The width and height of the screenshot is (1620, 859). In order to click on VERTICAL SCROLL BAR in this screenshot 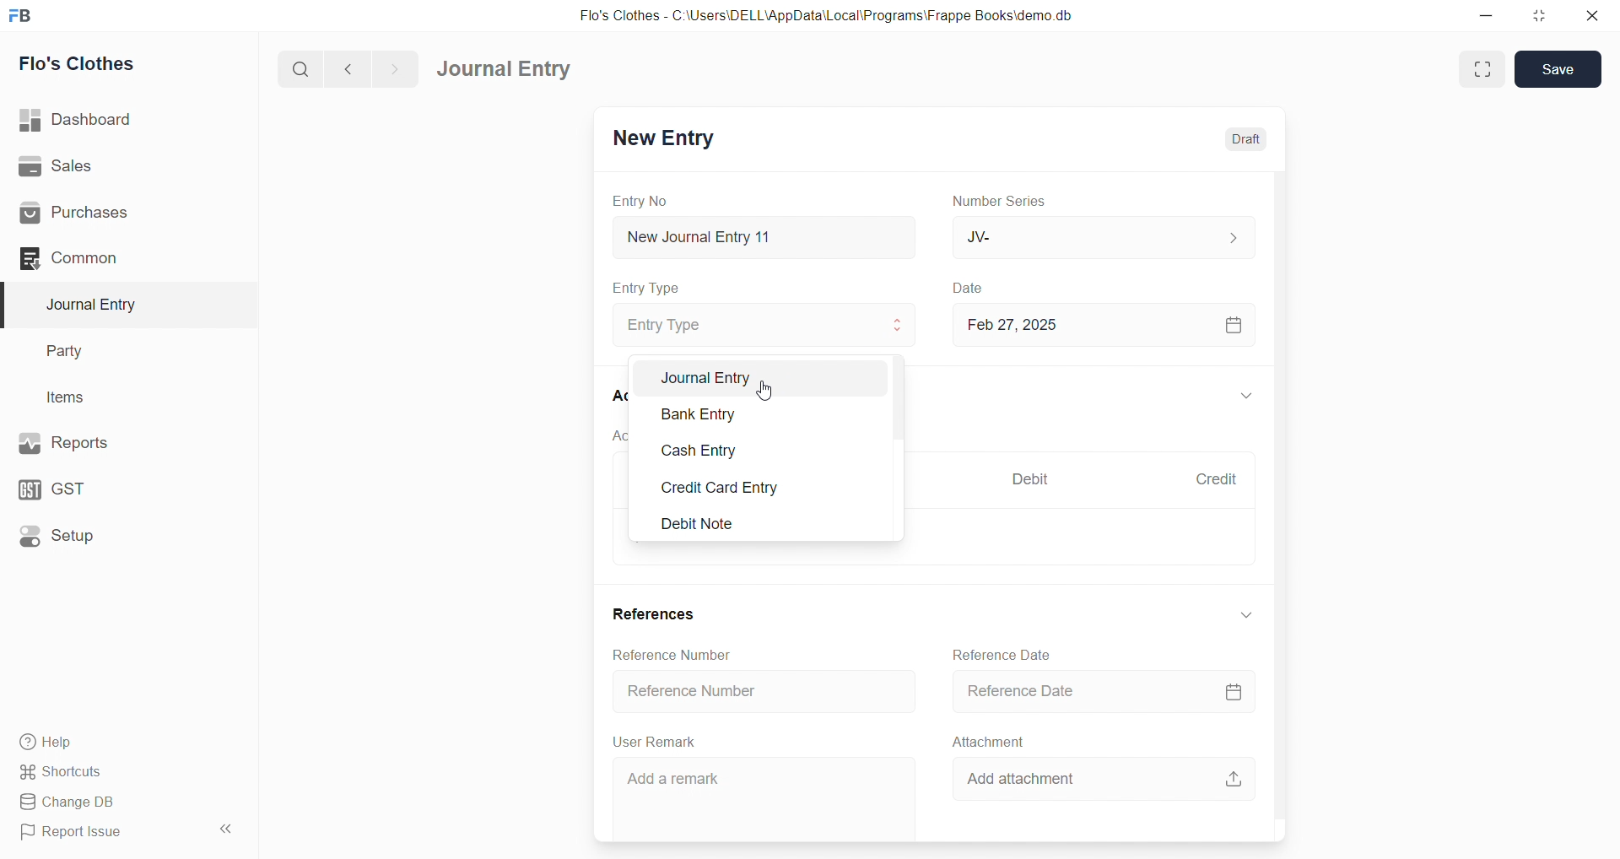, I will do `click(898, 449)`.